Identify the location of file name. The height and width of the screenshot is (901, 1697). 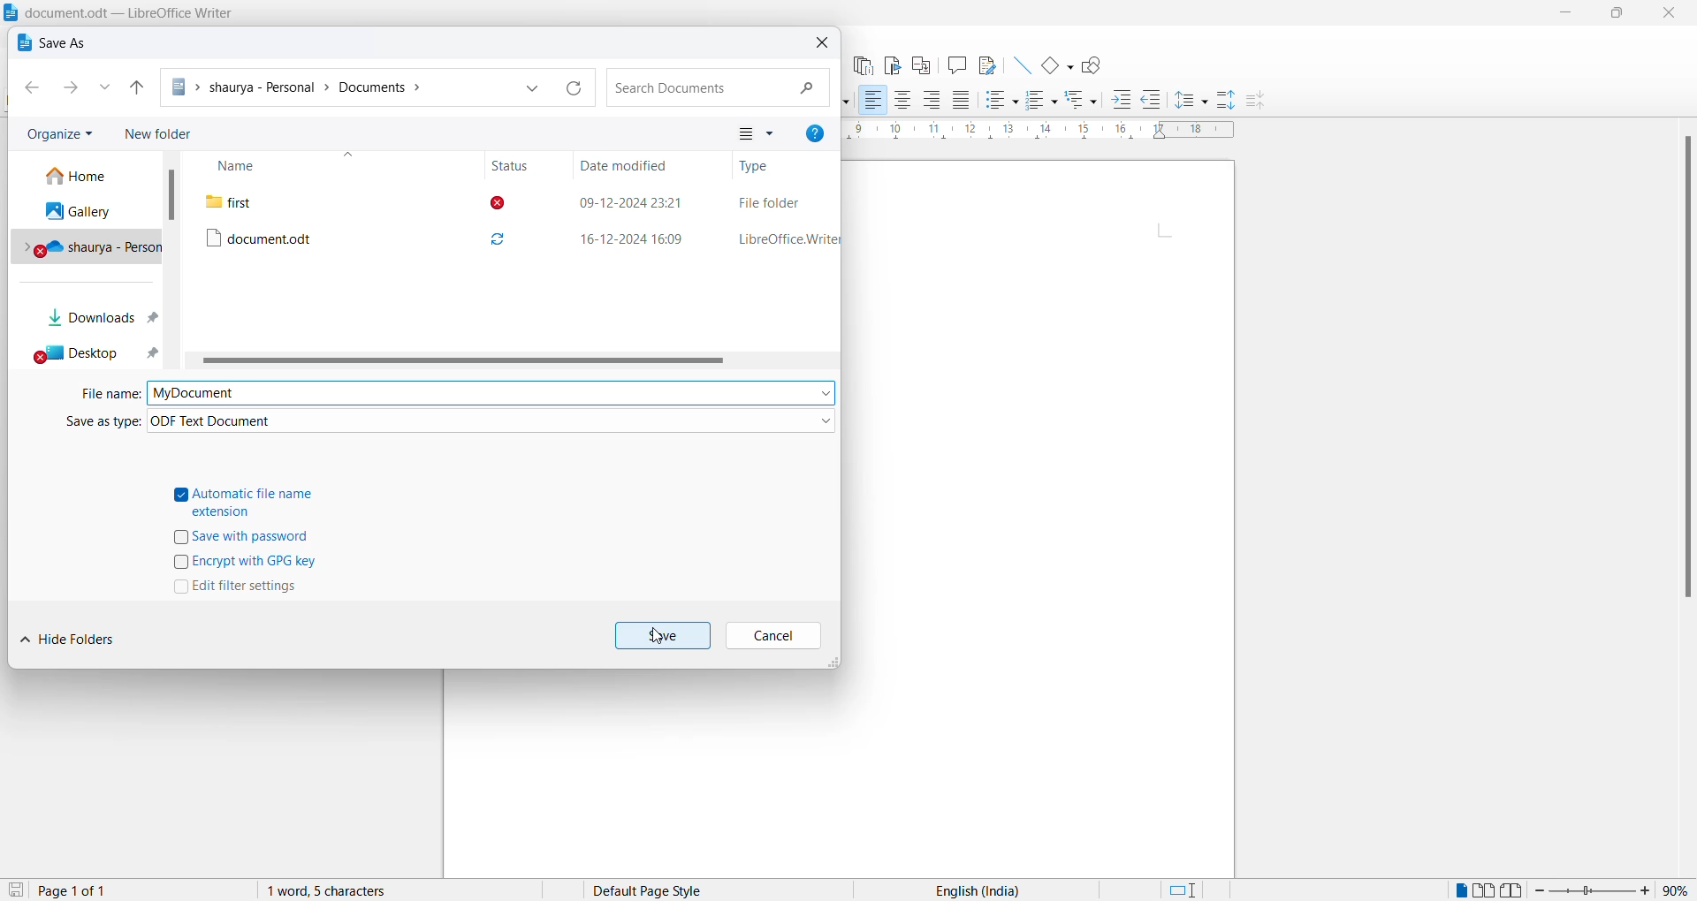
(107, 397).